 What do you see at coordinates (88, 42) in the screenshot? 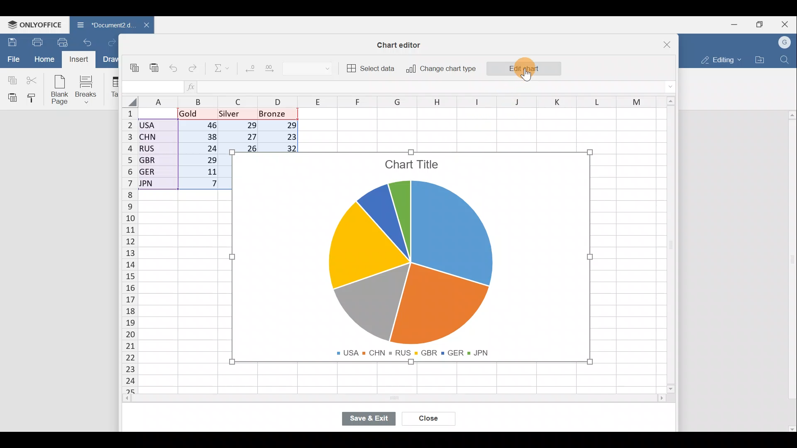
I see `Undo` at bounding box center [88, 42].